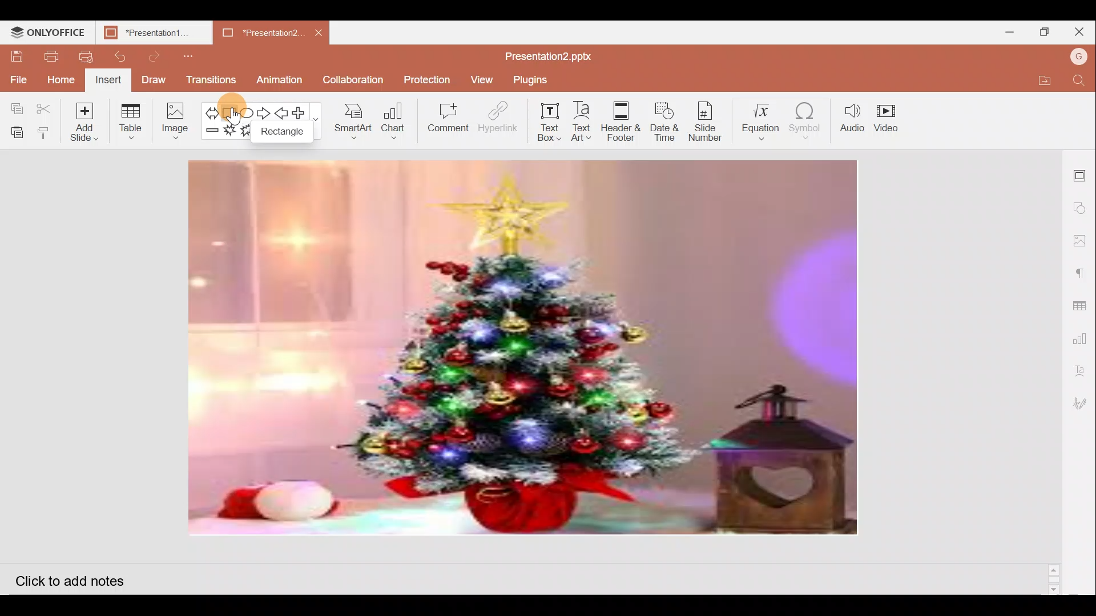 Image resolution: width=1096 pixels, height=616 pixels. Describe the element at coordinates (319, 32) in the screenshot. I see `Close document` at that location.